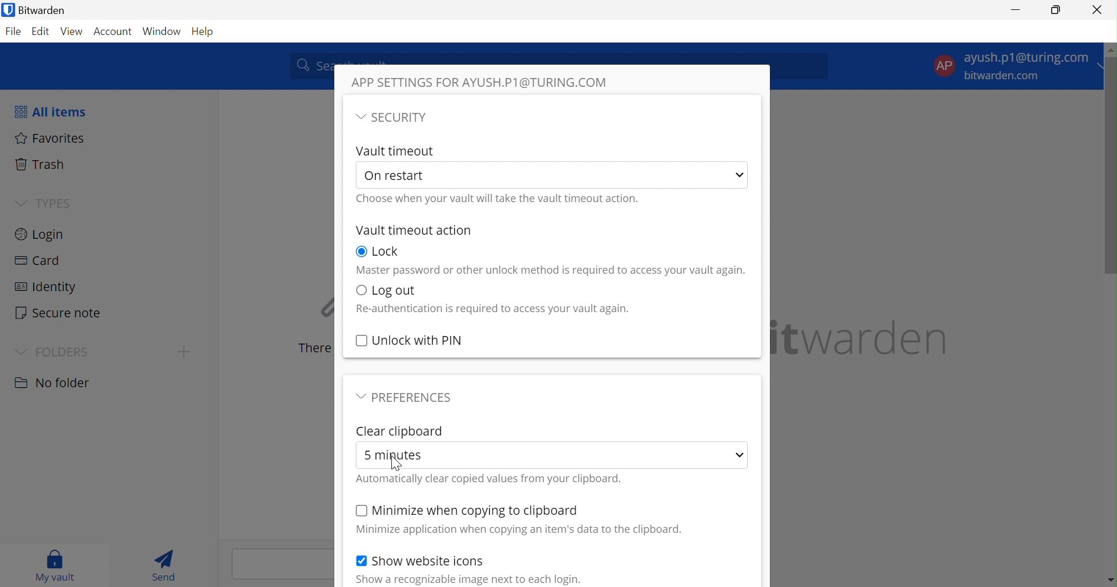  What do you see at coordinates (360, 251) in the screenshot?
I see `Checkbox` at bounding box center [360, 251].